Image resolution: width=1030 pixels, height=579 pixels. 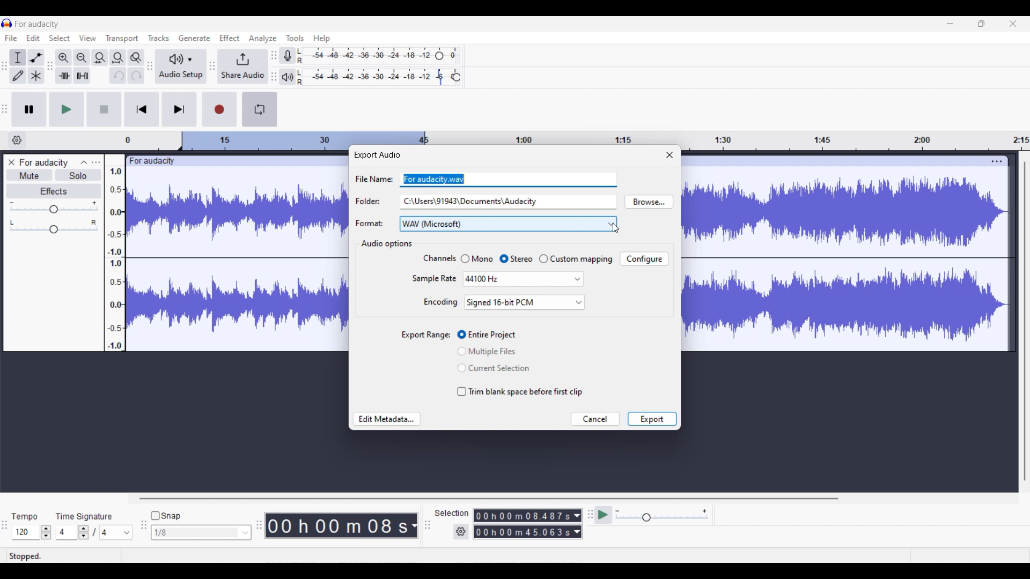 I want to click on Tempo settings, so click(x=24, y=517).